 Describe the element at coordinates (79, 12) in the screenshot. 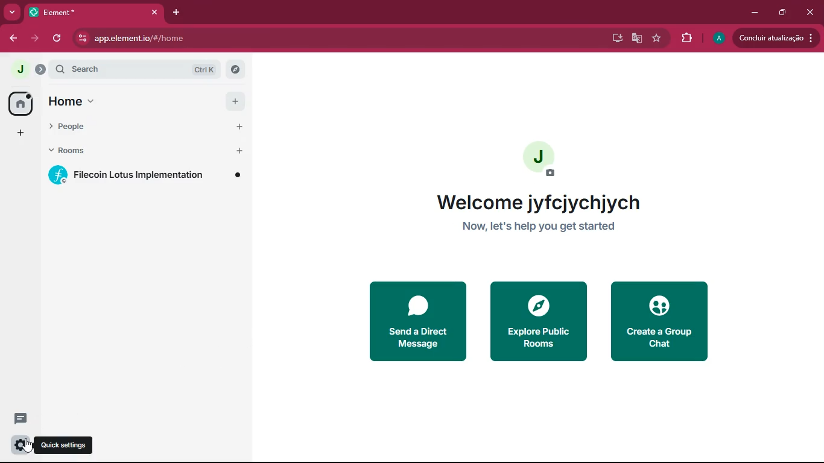

I see `element*` at that location.